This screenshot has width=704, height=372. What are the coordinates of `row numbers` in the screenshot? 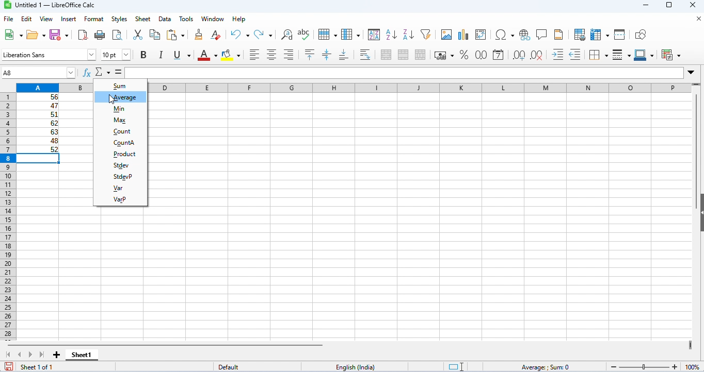 It's located at (6, 217).